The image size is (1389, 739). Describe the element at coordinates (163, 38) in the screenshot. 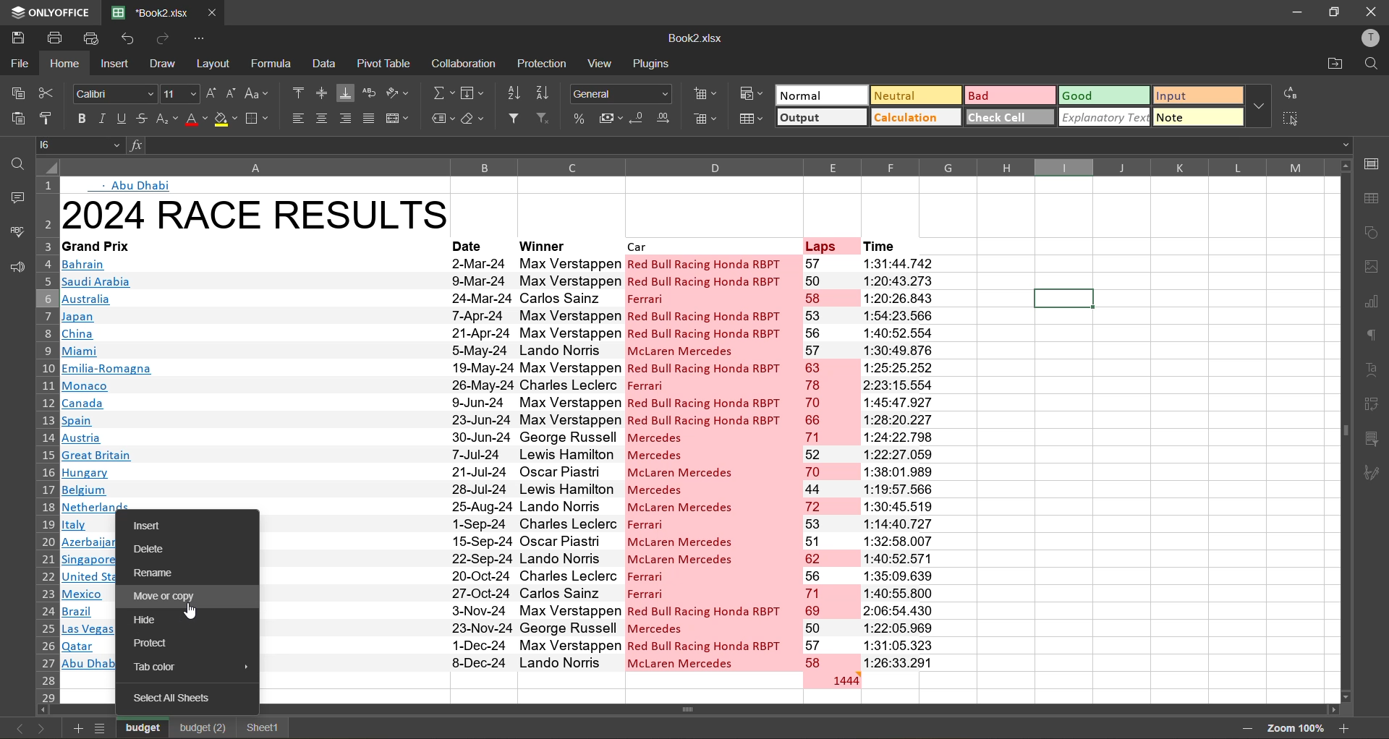

I see `redo` at that location.